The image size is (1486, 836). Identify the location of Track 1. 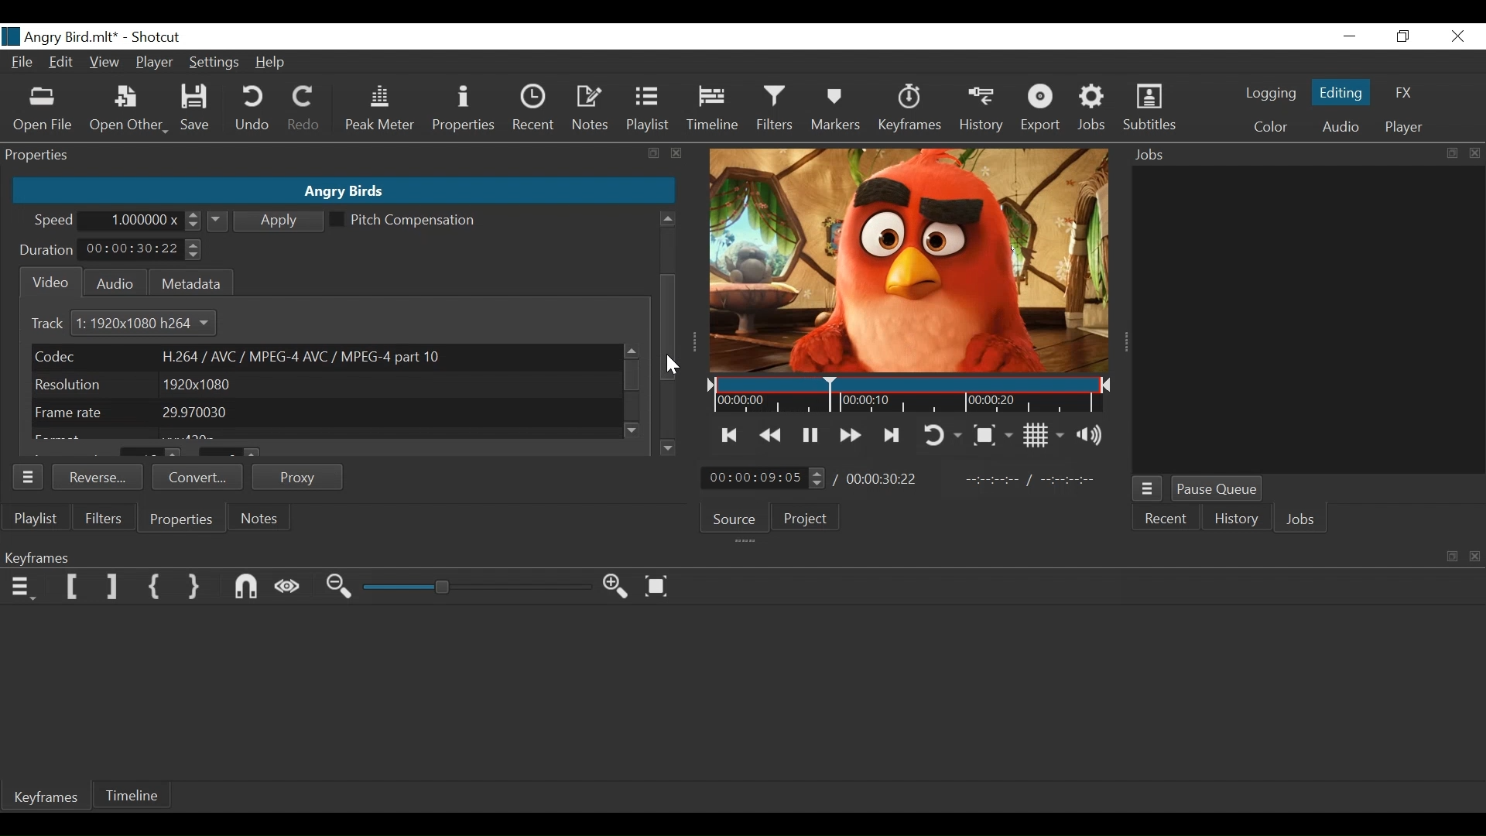
(57, 324).